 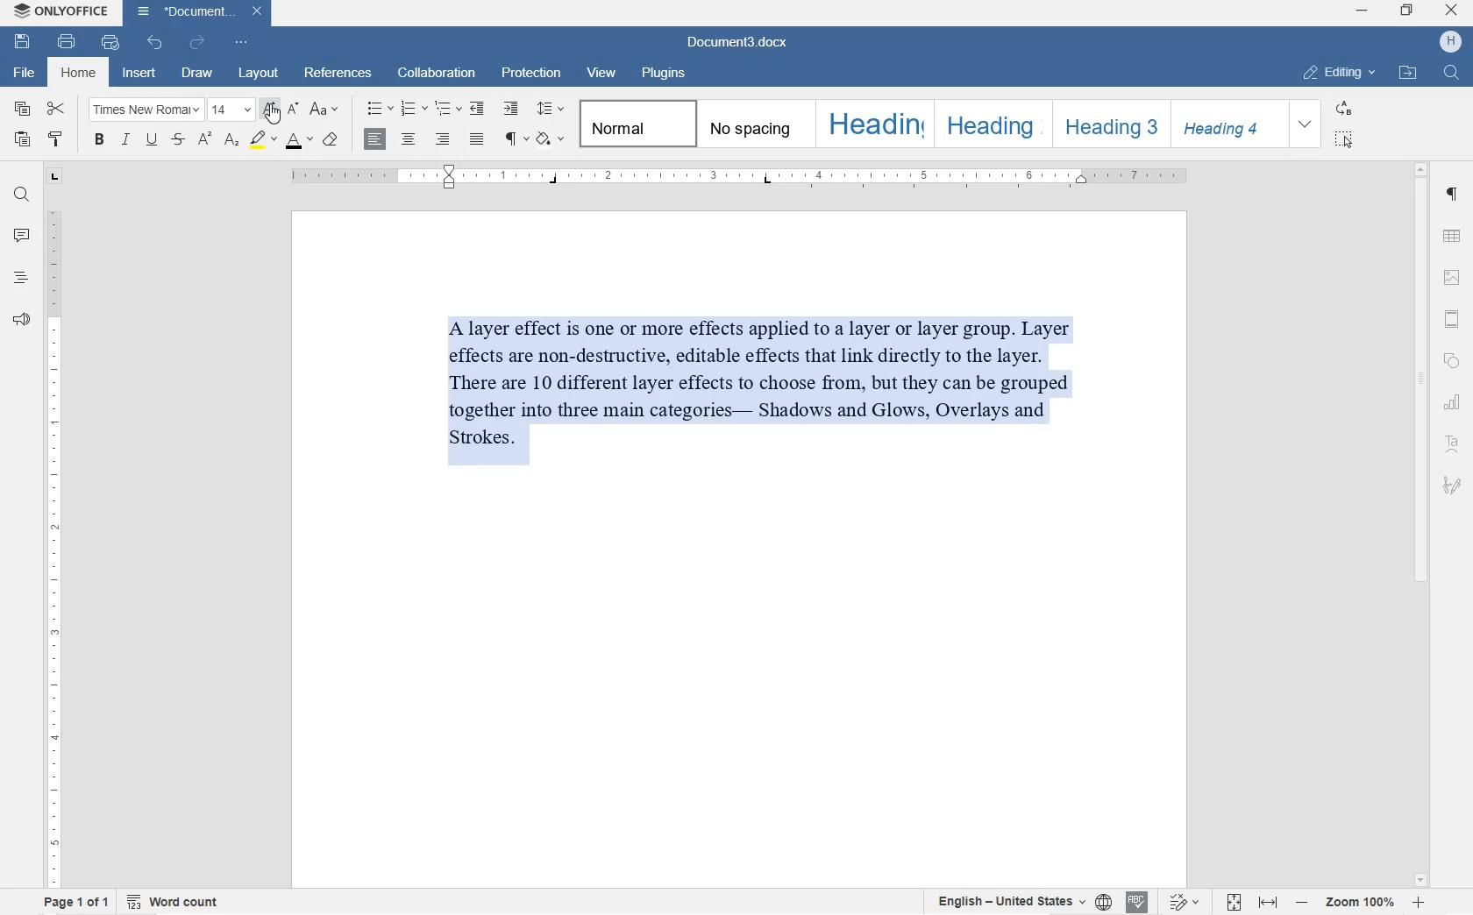 I want to click on decrement font size, so click(x=294, y=108).